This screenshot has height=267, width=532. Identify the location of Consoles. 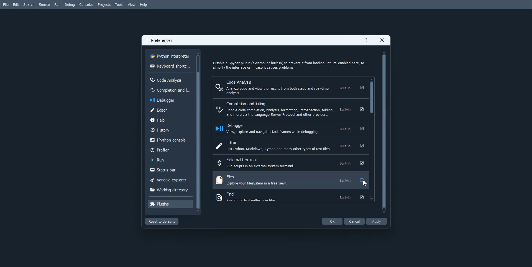
(86, 5).